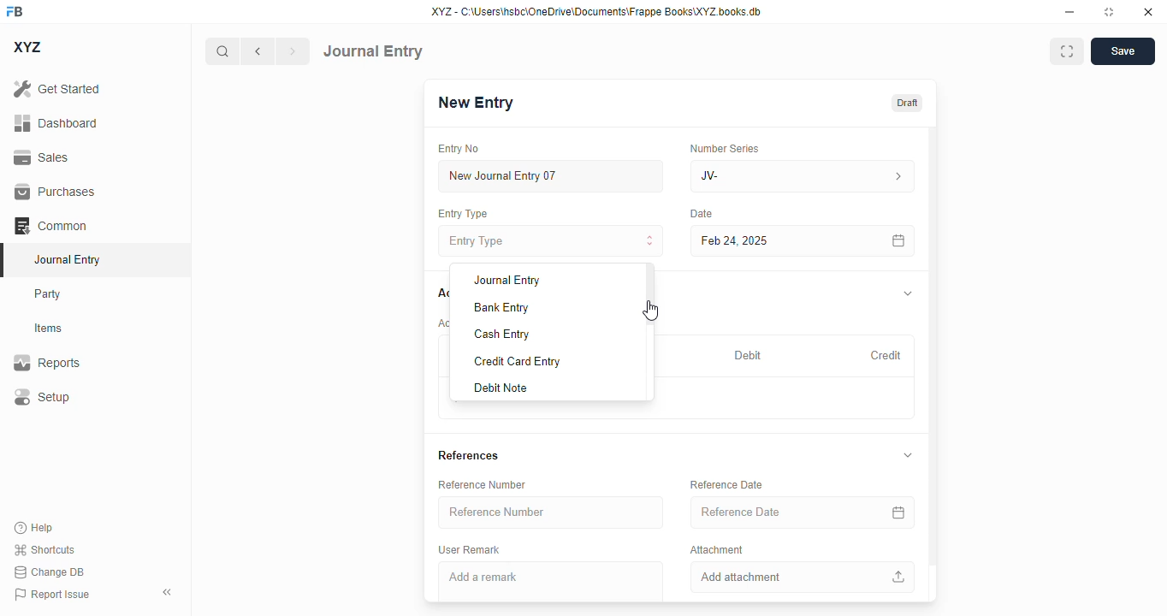  Describe the element at coordinates (258, 51) in the screenshot. I see `previous` at that location.